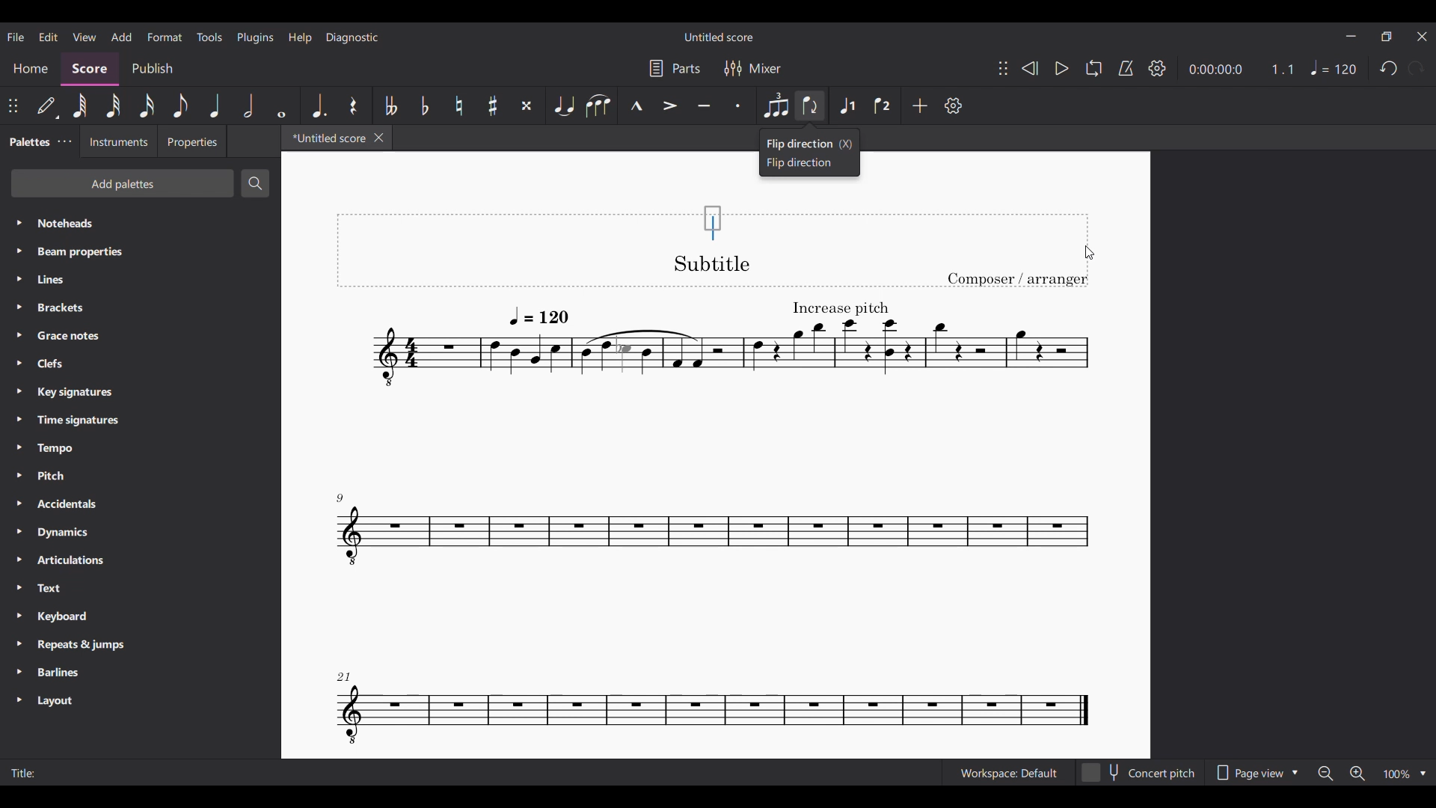 The image size is (1436, 808). Describe the element at coordinates (140, 420) in the screenshot. I see `Time signatures` at that location.